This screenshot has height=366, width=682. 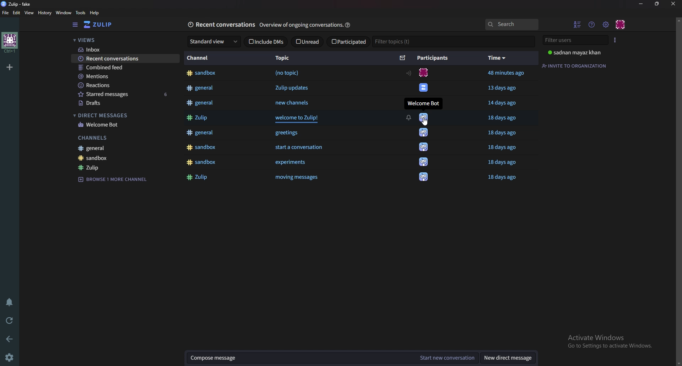 I want to click on scroll bar, so click(x=677, y=190).